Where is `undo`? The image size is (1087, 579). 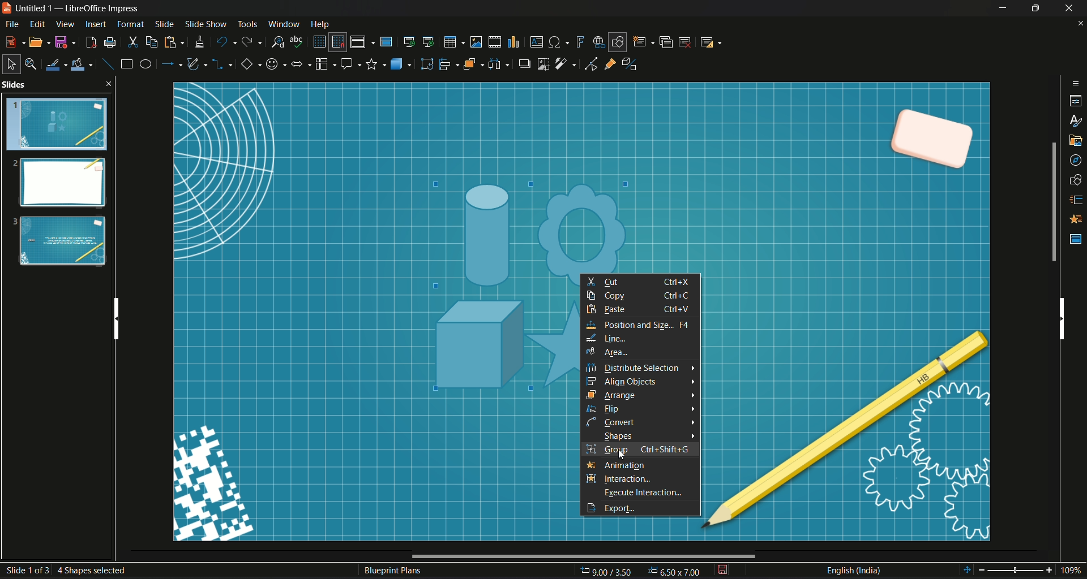 undo is located at coordinates (225, 41).